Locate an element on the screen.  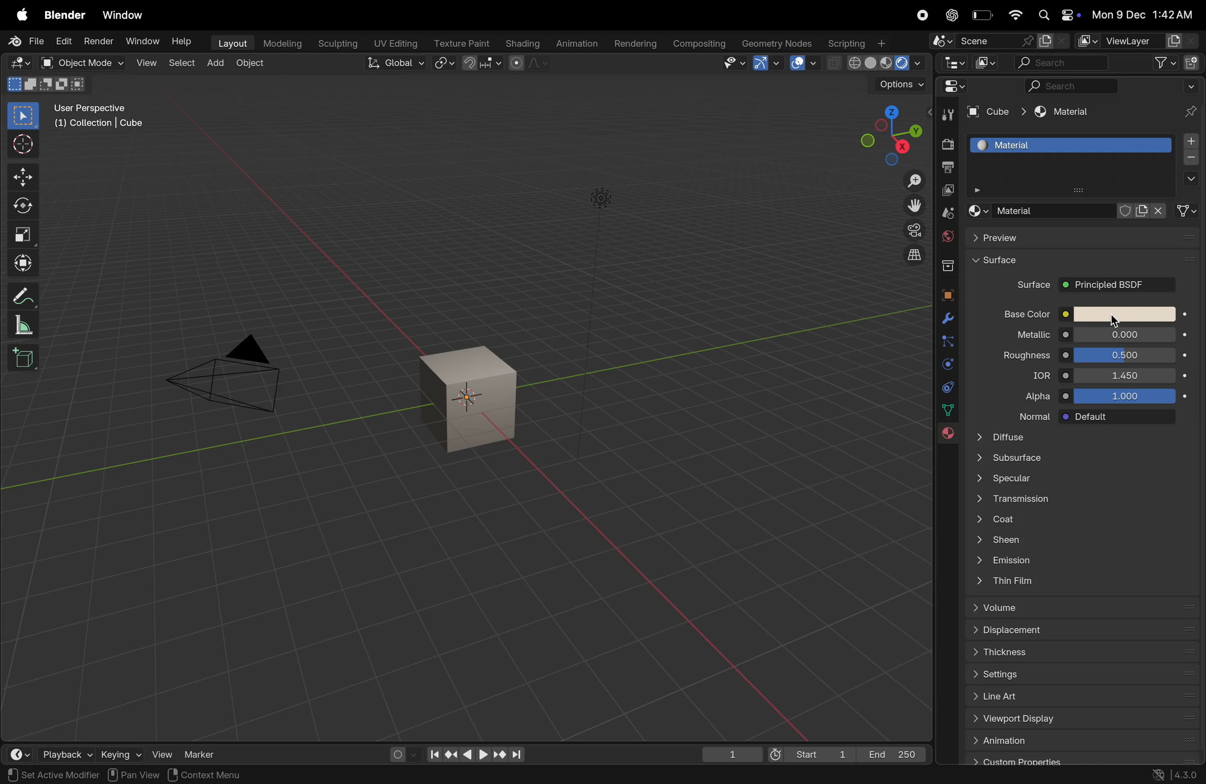
Spectular is located at coordinates (1077, 481).